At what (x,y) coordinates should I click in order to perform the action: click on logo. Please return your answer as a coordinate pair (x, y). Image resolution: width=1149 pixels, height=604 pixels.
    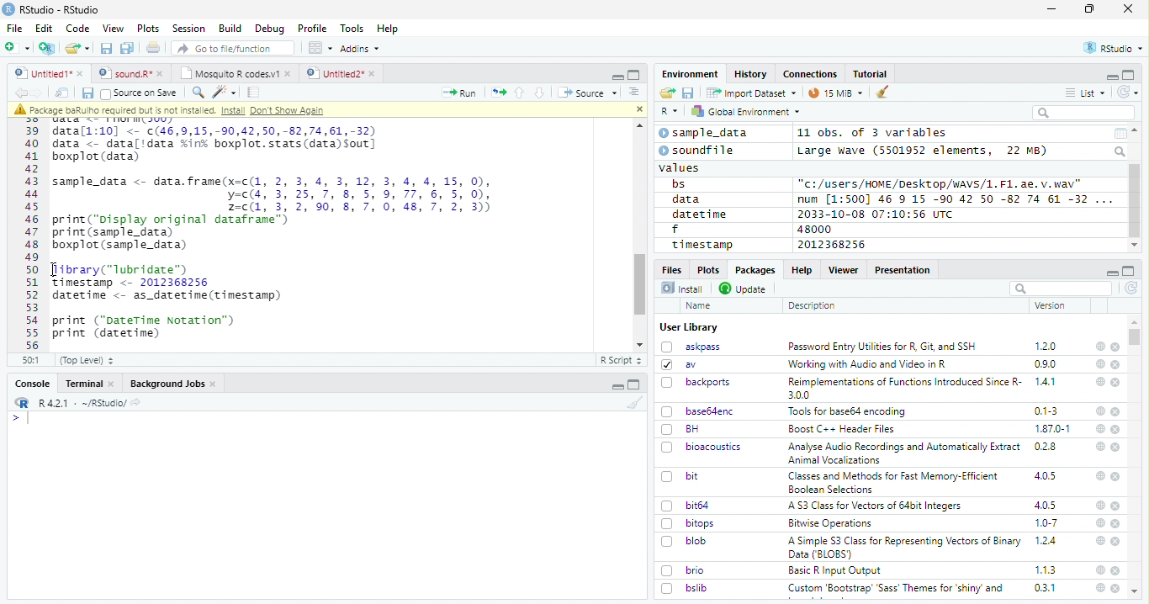
    Looking at the image, I should click on (8, 9).